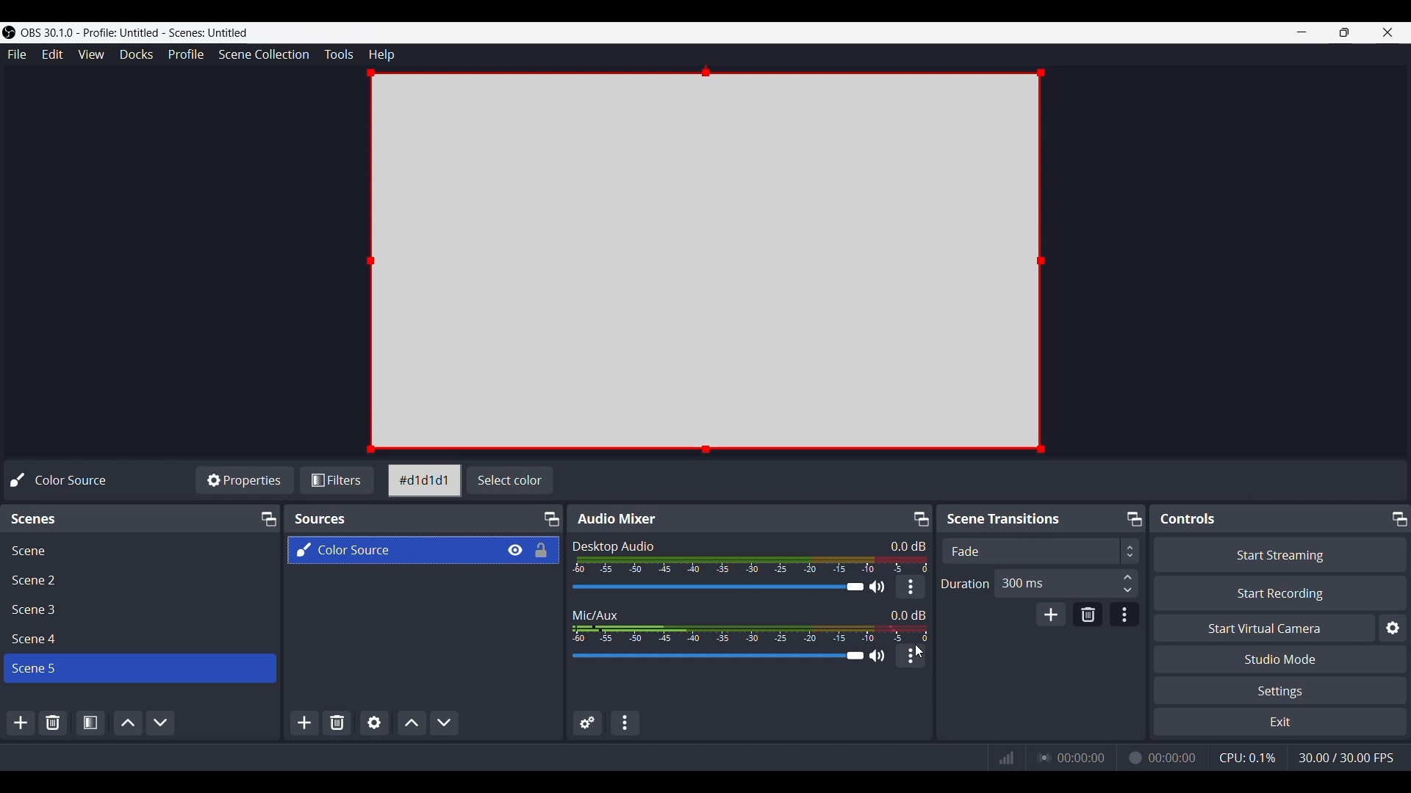  Describe the element at coordinates (51, 54) in the screenshot. I see `Edit` at that location.